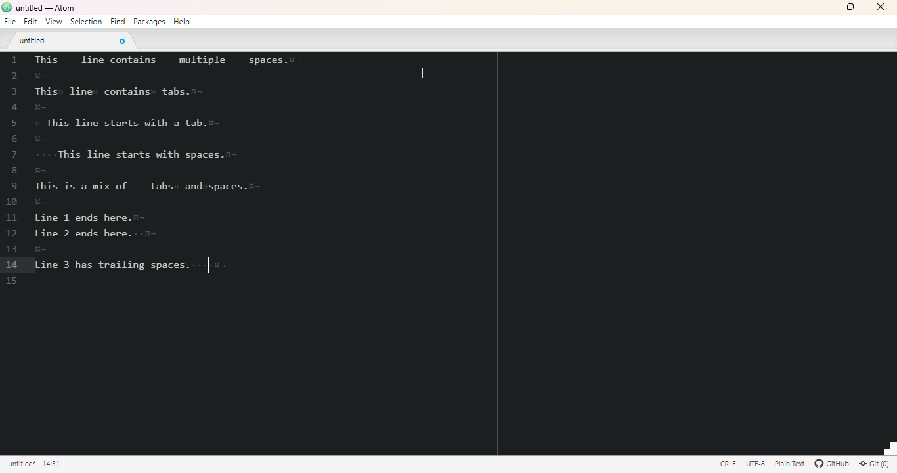  I want to click on file uses the plain text grammar, so click(791, 464).